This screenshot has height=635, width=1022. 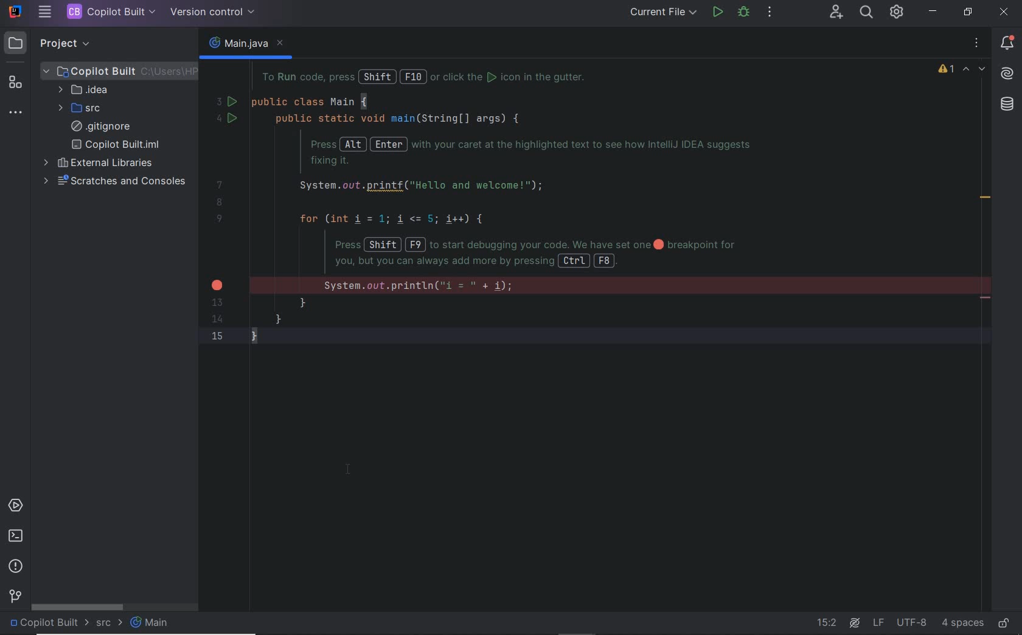 What do you see at coordinates (17, 507) in the screenshot?
I see `services` at bounding box center [17, 507].